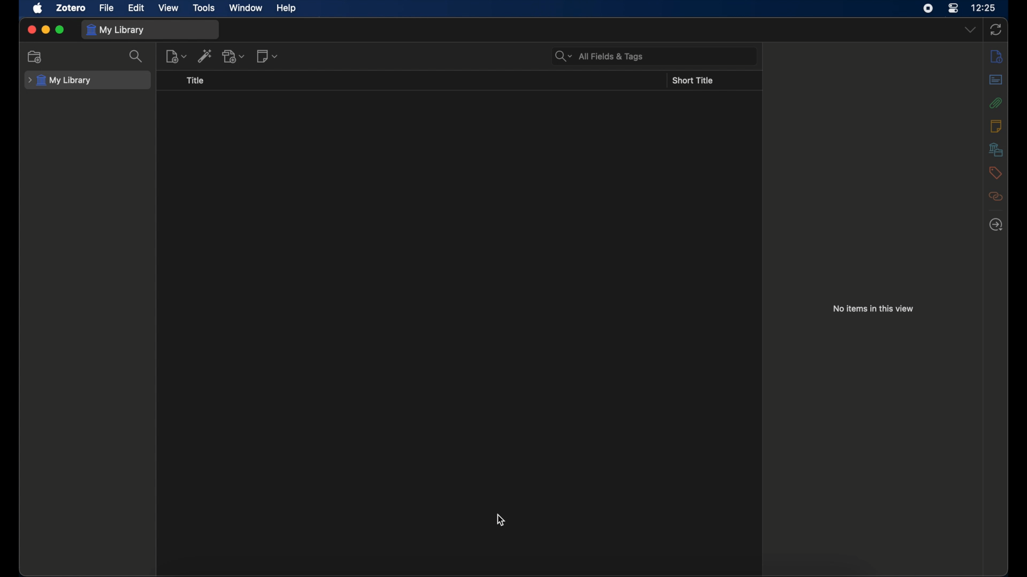 The height and width of the screenshot is (577, 1027). Describe the element at coordinates (873, 309) in the screenshot. I see `no times in this view` at that location.